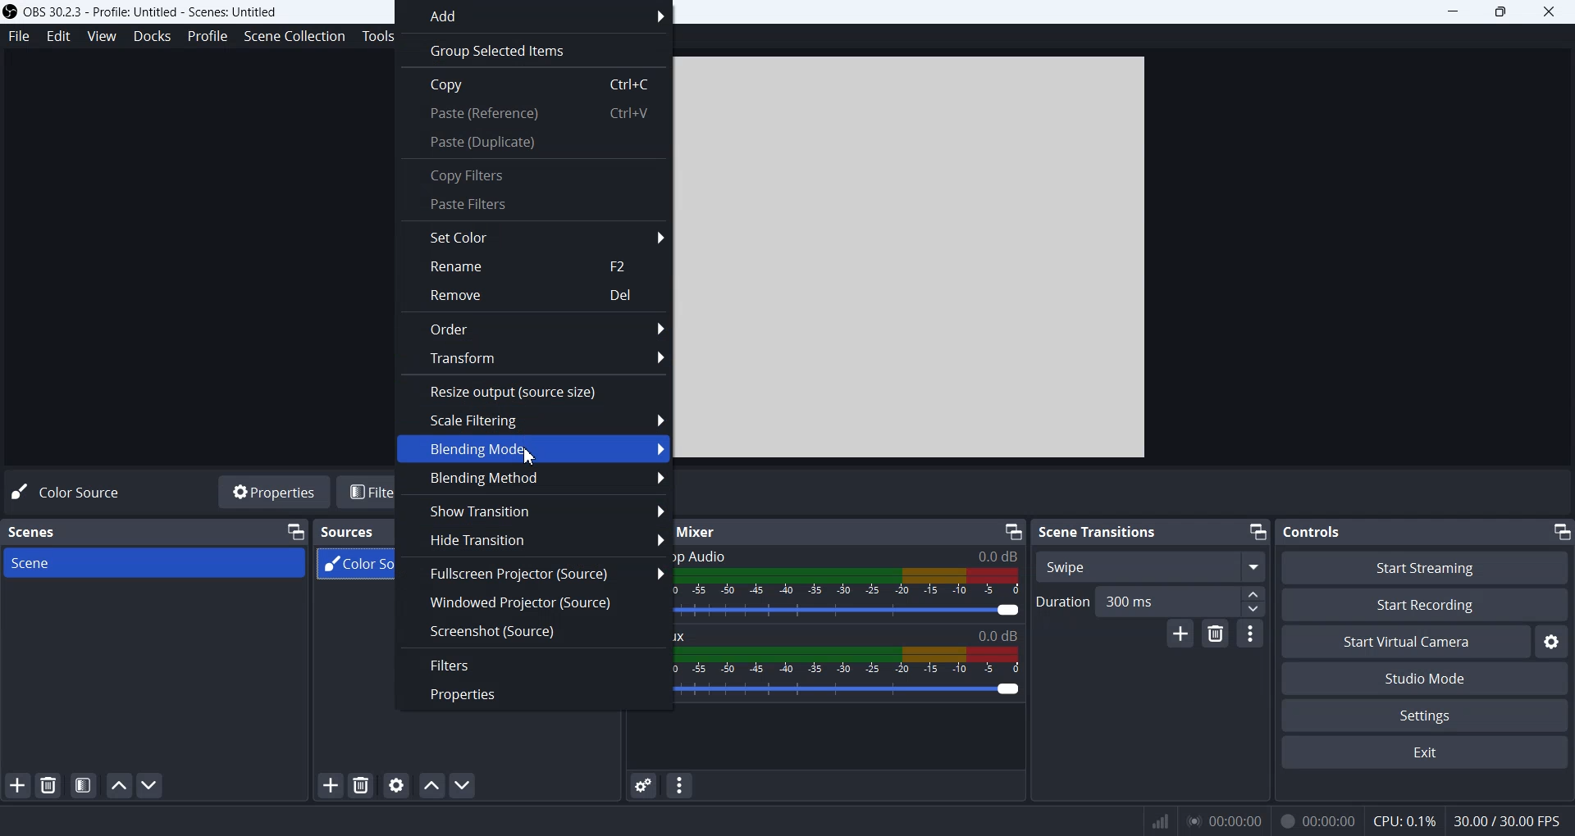 Image resolution: width=1575 pixels, height=836 pixels. What do you see at coordinates (1059, 602) in the screenshot?
I see `Duration` at bounding box center [1059, 602].